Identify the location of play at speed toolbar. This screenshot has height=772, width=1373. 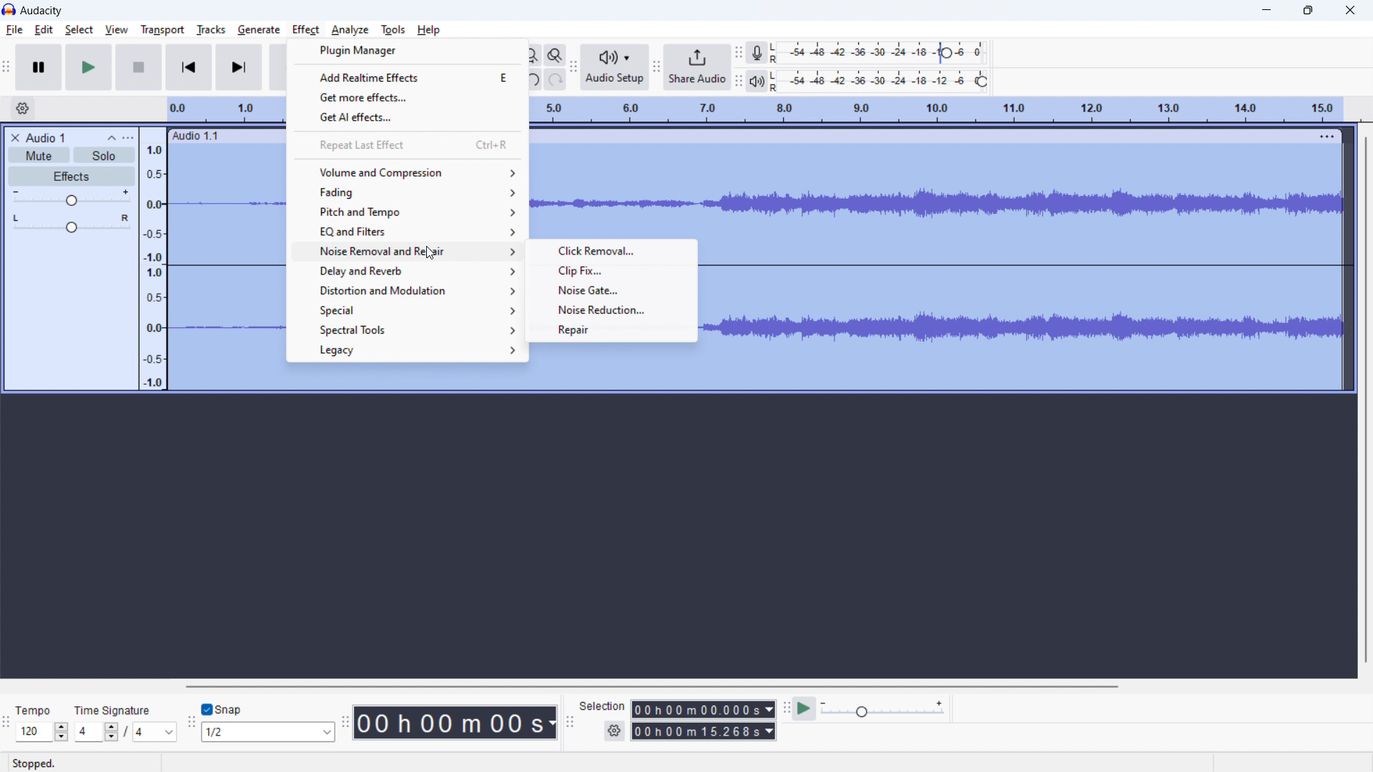
(786, 708).